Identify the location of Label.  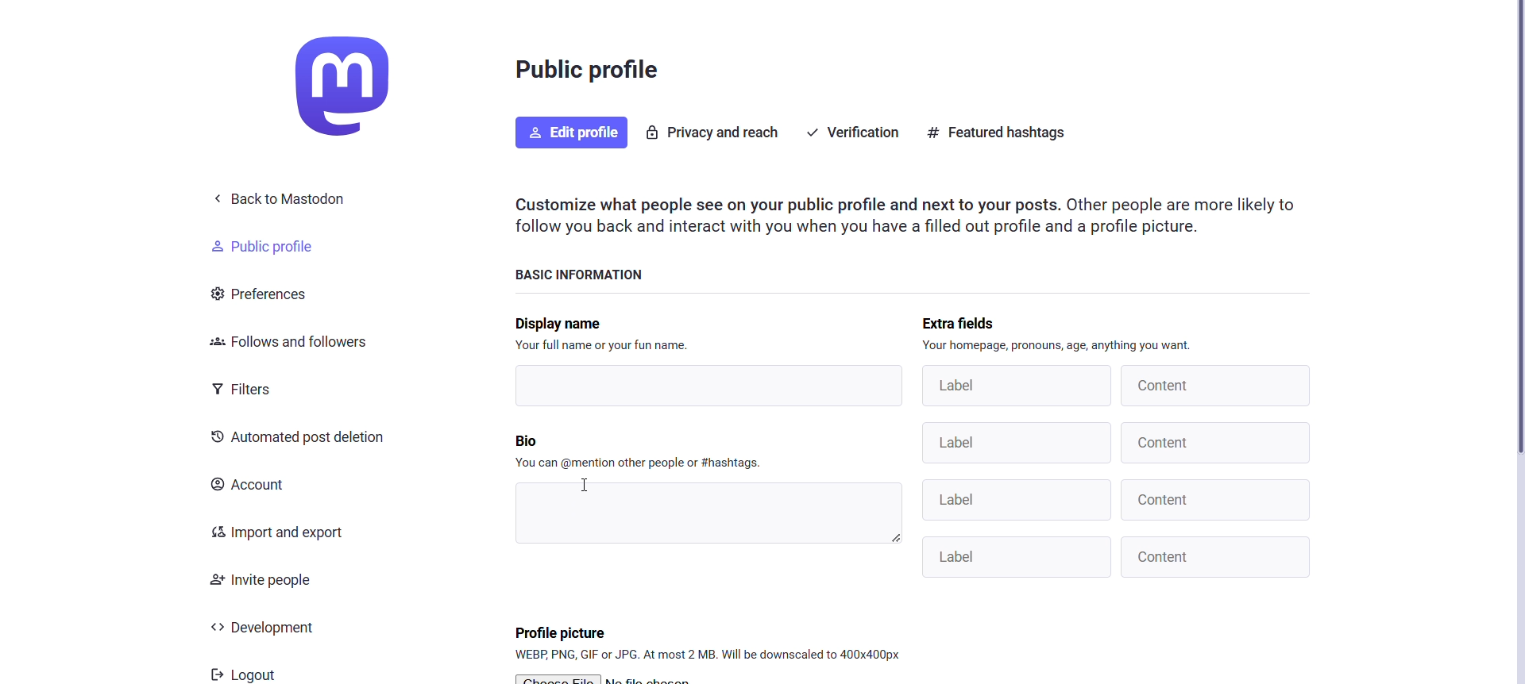
(1017, 501).